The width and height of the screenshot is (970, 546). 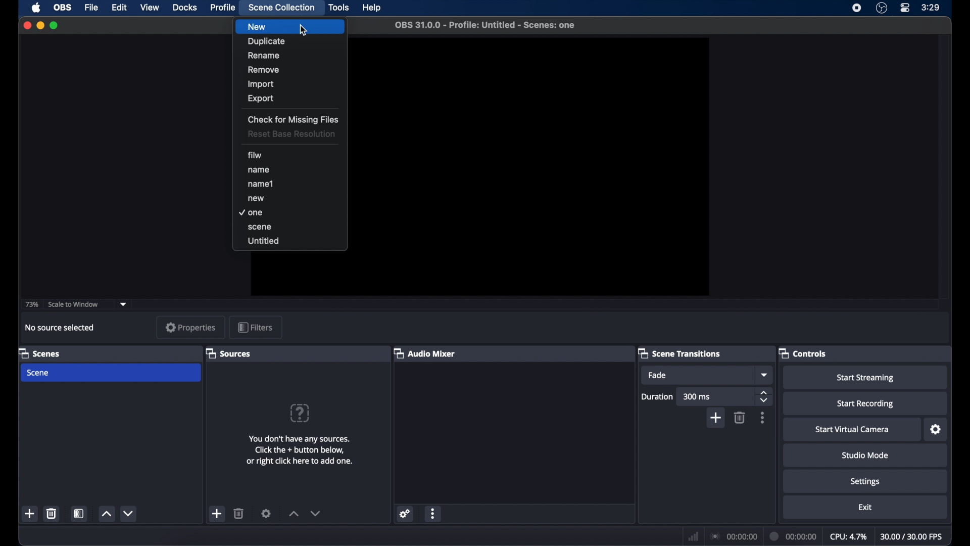 I want to click on scene collection, so click(x=282, y=8).